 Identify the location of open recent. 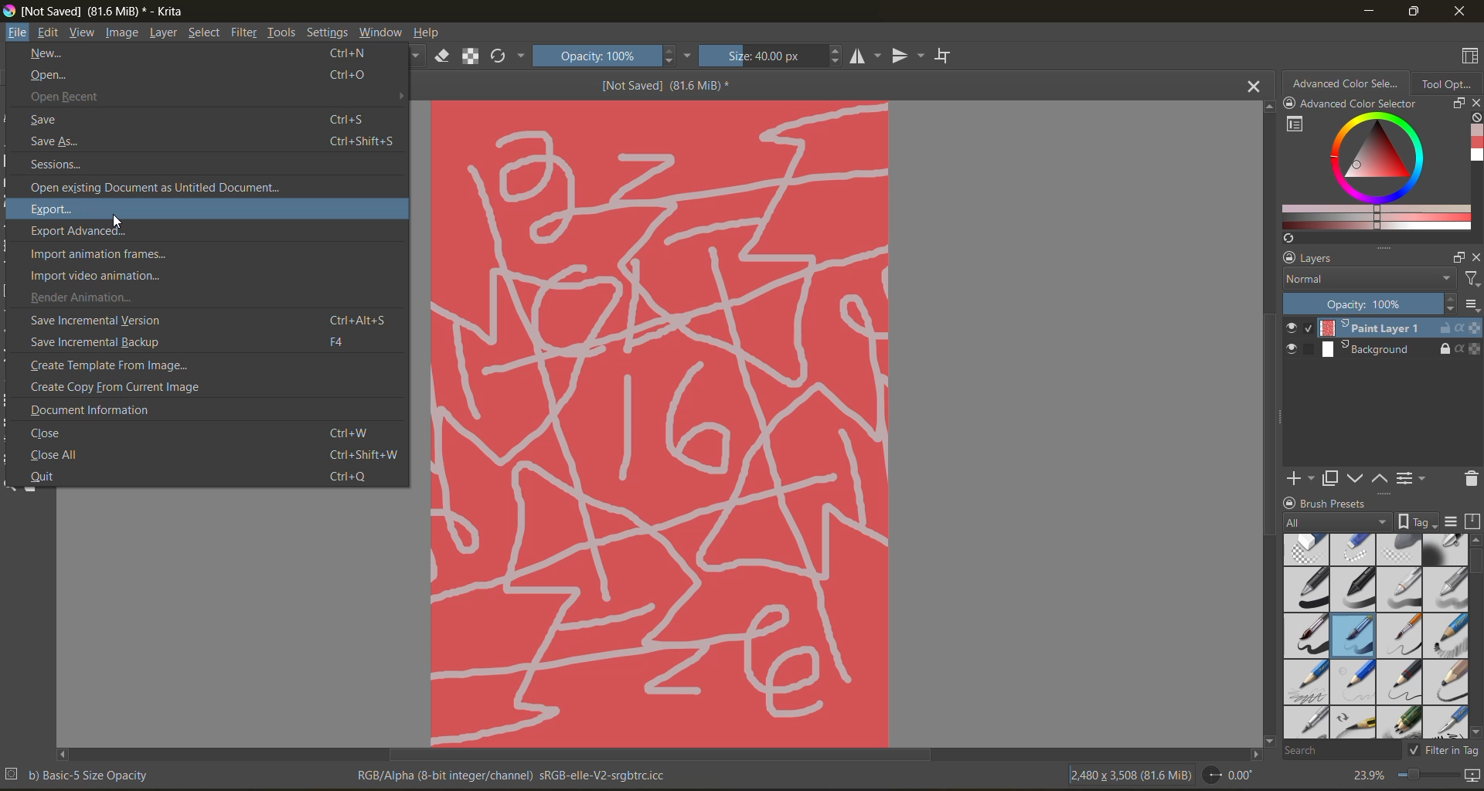
(179, 96).